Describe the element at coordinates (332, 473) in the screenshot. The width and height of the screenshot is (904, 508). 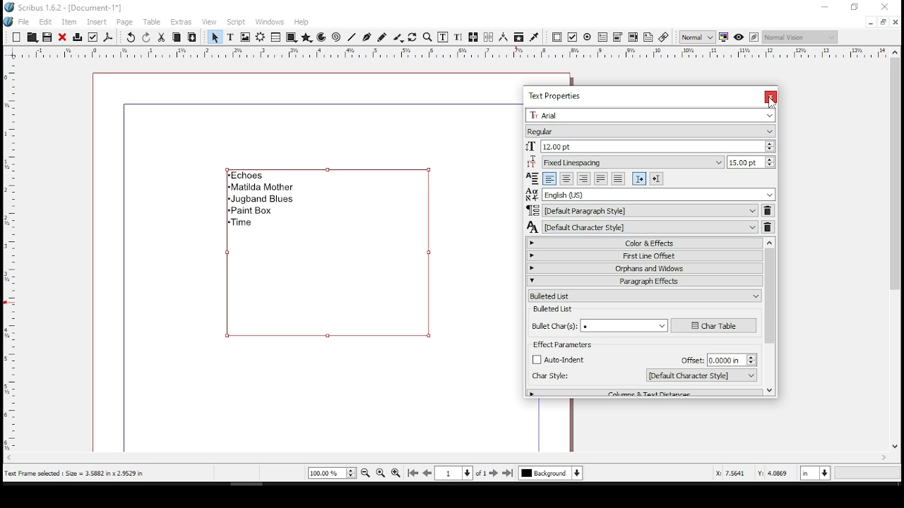
I see `current zoom level` at that location.